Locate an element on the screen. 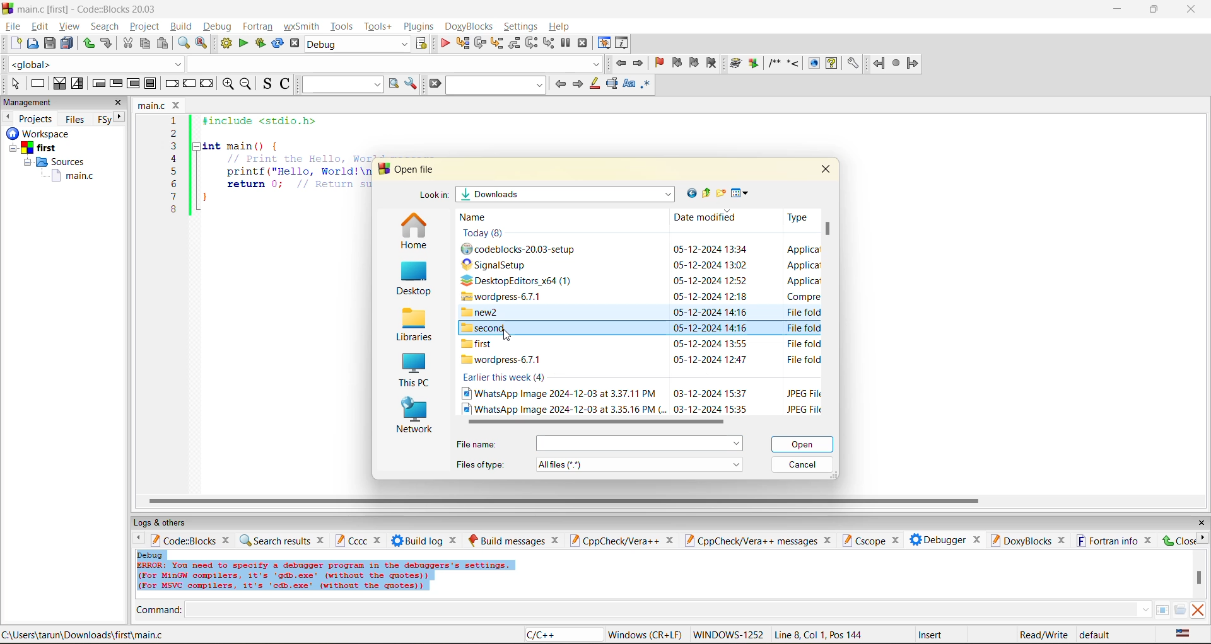 Image resolution: width=1211 pixels, height=644 pixels. file type is located at coordinates (481, 463).